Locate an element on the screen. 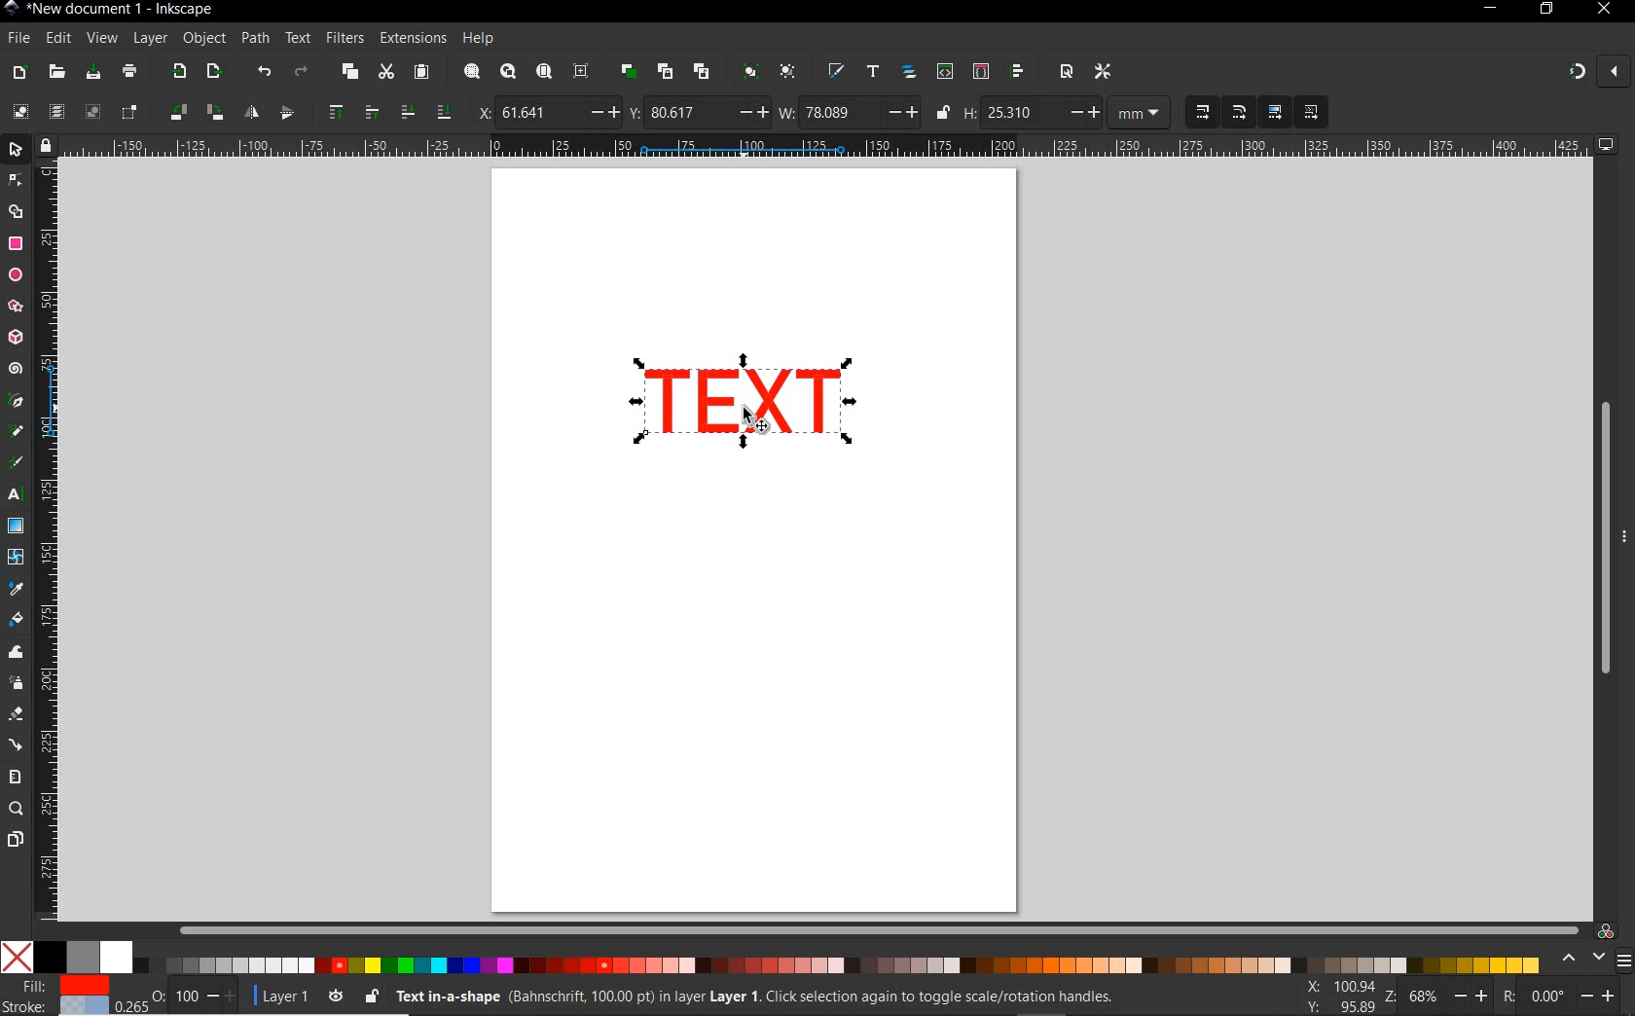  calligraphy tool is located at coordinates (20, 463).